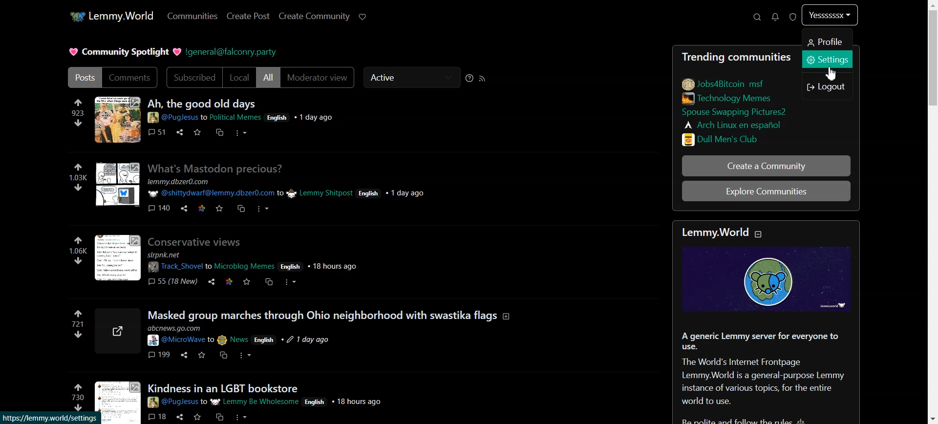 This screenshot has height=424, width=938. What do you see at coordinates (932, 212) in the screenshot?
I see `Scroll bar` at bounding box center [932, 212].